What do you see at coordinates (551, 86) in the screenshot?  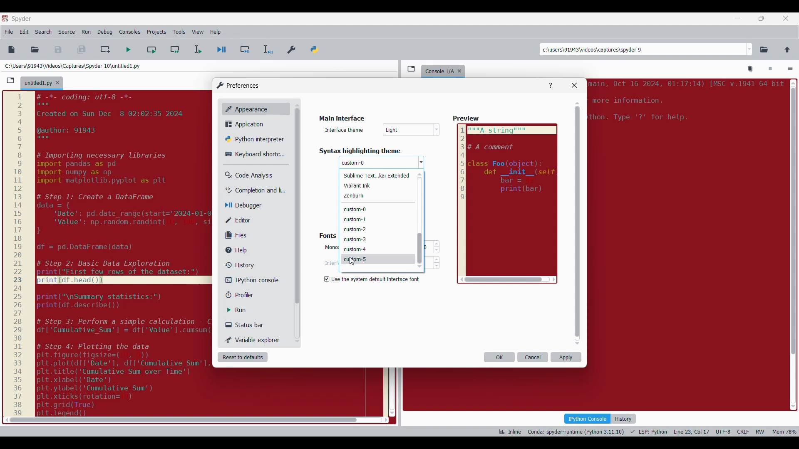 I see `Help` at bounding box center [551, 86].